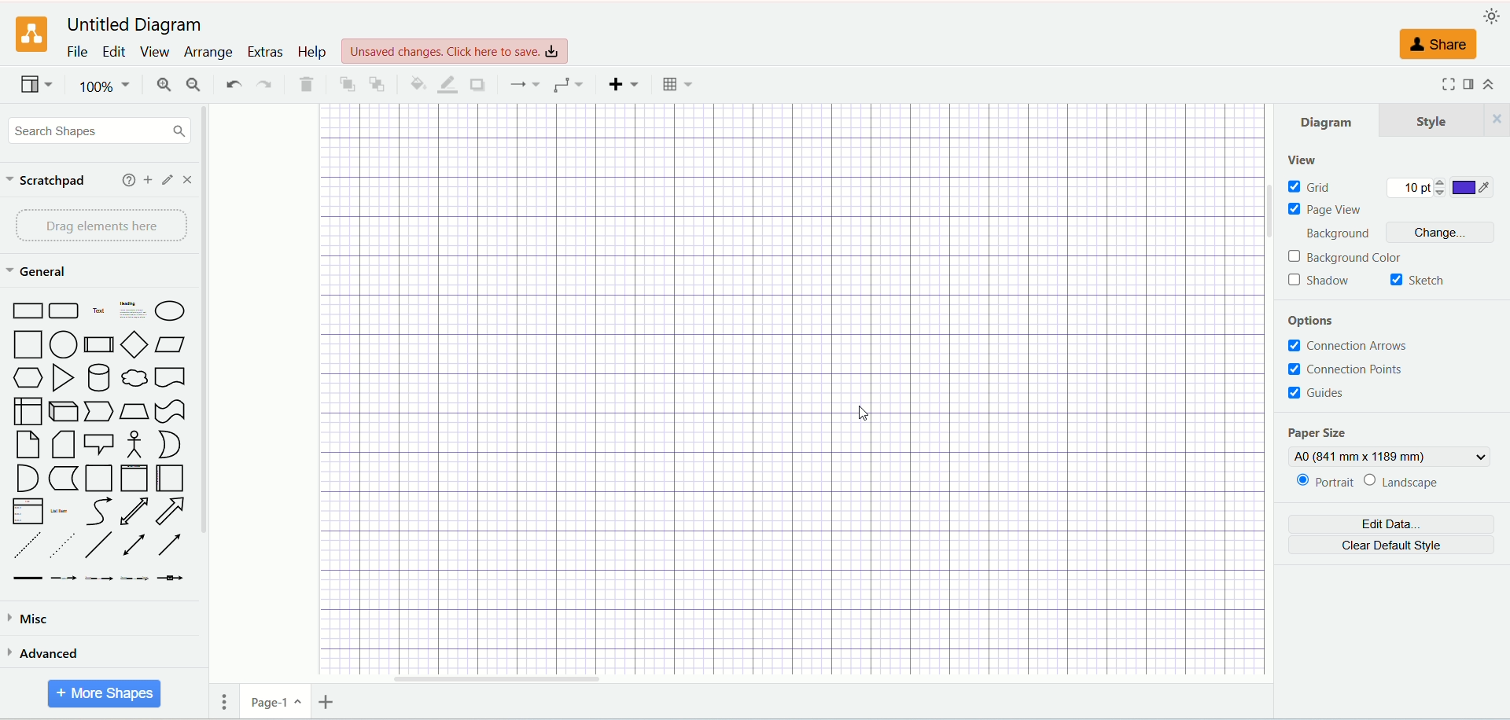 Image resolution: width=1510 pixels, height=720 pixels. What do you see at coordinates (99, 479) in the screenshot?
I see `Container` at bounding box center [99, 479].